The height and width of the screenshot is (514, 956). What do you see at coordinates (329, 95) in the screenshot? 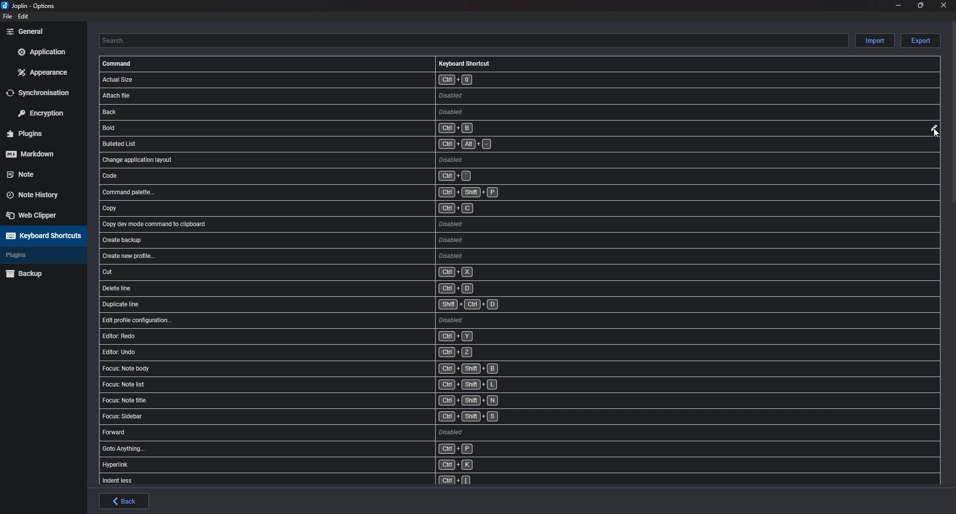
I see `shortcut` at bounding box center [329, 95].